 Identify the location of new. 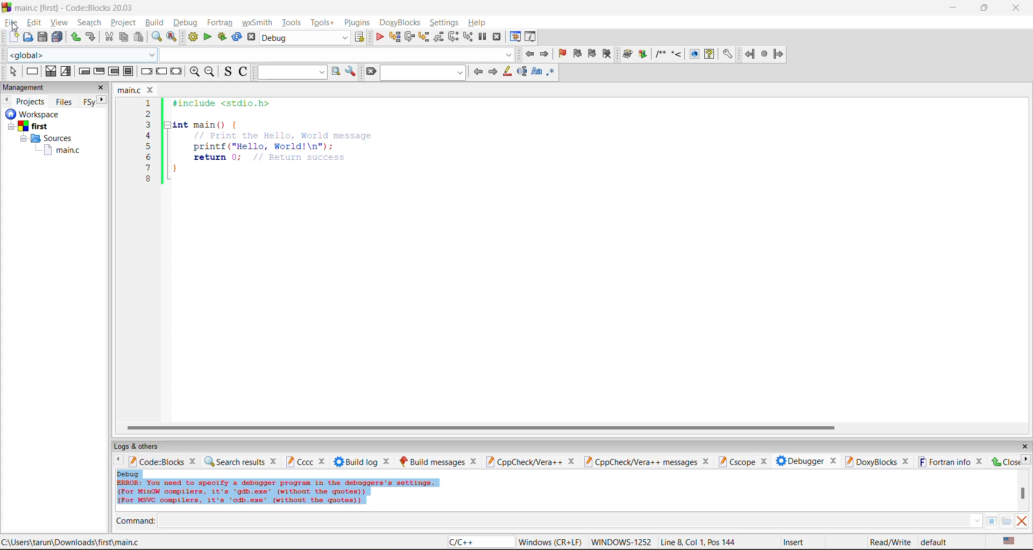
(14, 37).